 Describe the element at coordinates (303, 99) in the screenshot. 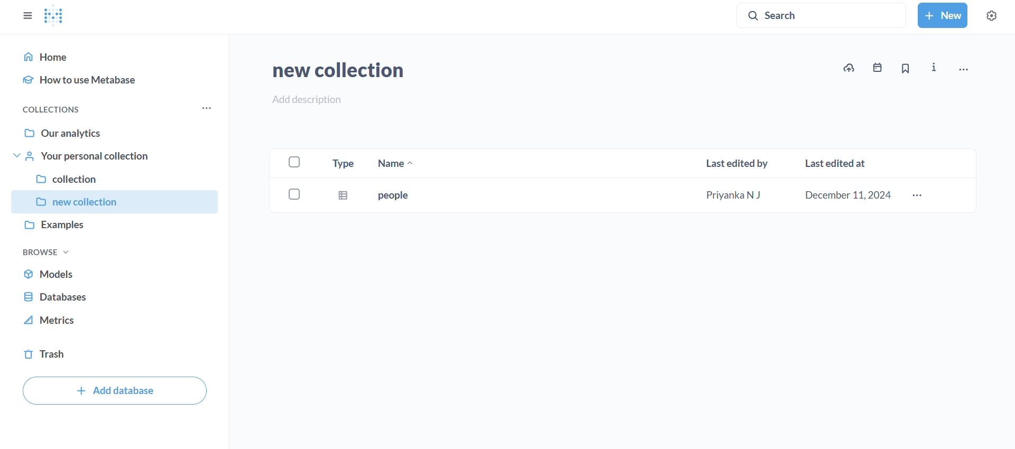

I see `add description` at that location.